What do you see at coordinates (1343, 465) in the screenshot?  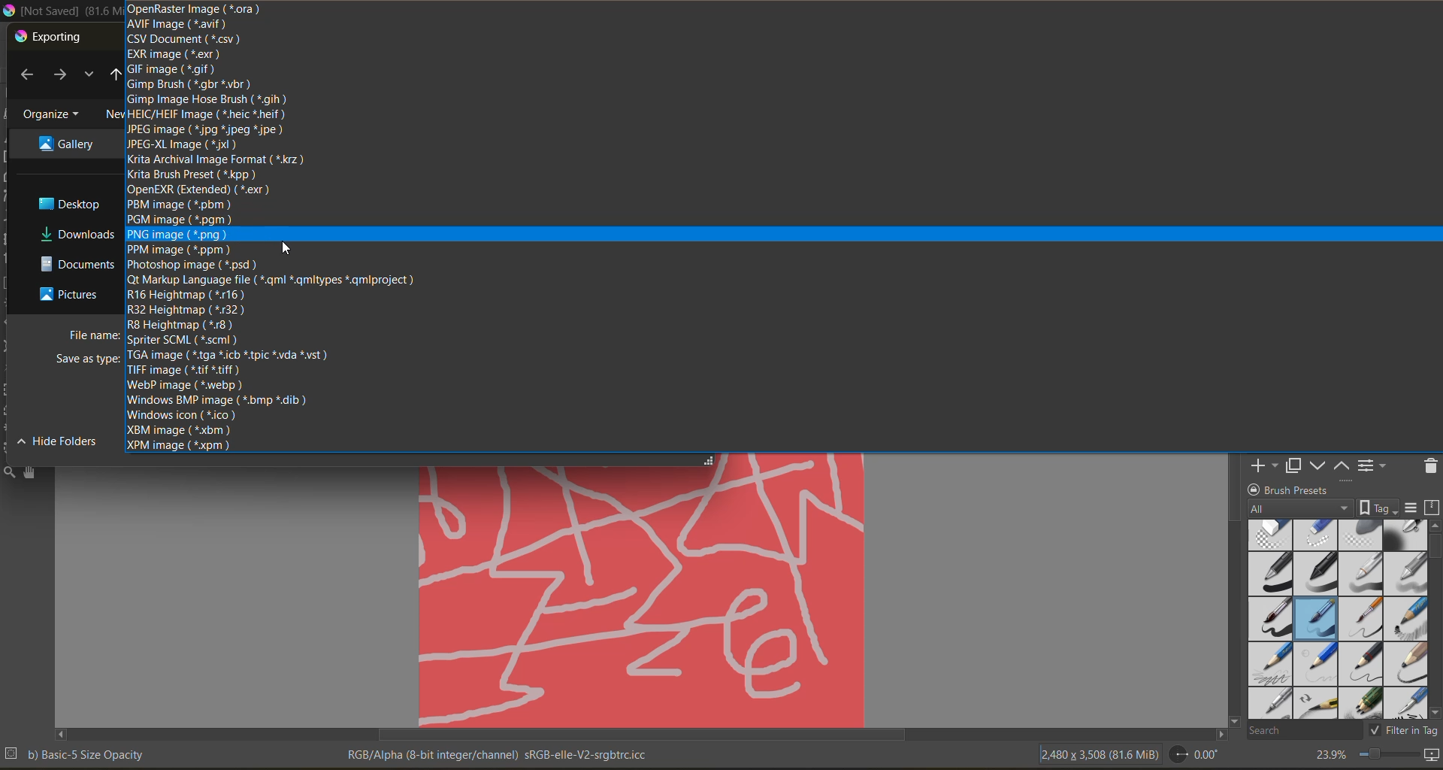 I see `mask up` at bounding box center [1343, 465].